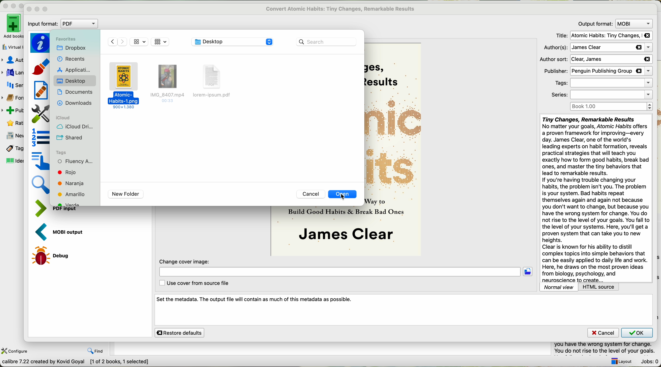 This screenshot has width=661, height=367. Describe the element at coordinates (611, 107) in the screenshot. I see `Book 1.00` at that location.